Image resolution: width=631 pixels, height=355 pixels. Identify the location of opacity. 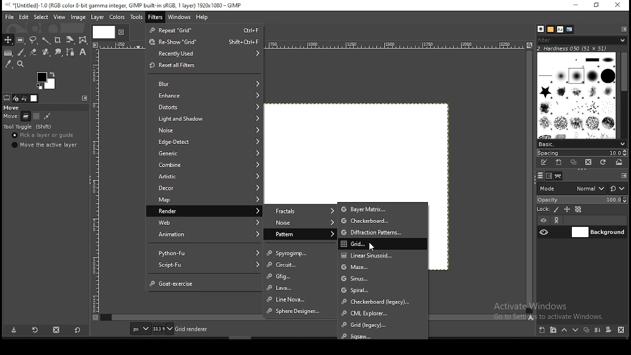
(583, 200).